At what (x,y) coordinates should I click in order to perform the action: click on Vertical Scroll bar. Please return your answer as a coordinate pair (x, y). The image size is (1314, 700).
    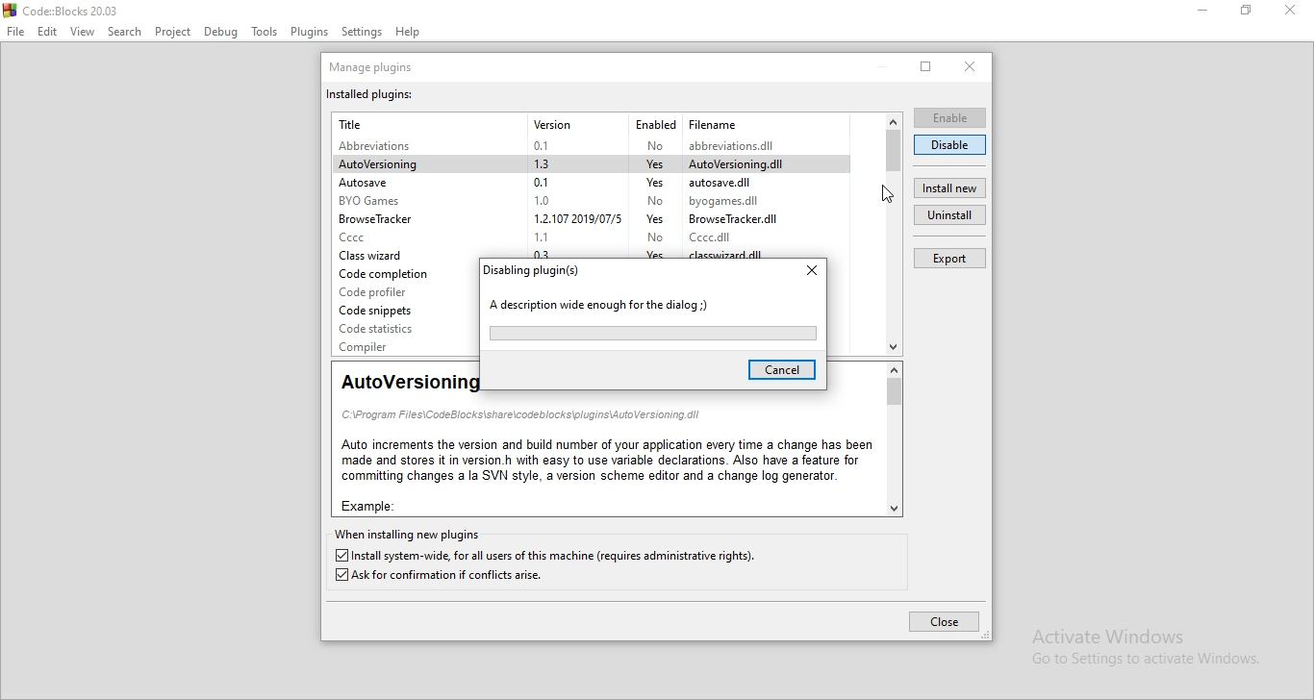
    Looking at the image, I should click on (894, 391).